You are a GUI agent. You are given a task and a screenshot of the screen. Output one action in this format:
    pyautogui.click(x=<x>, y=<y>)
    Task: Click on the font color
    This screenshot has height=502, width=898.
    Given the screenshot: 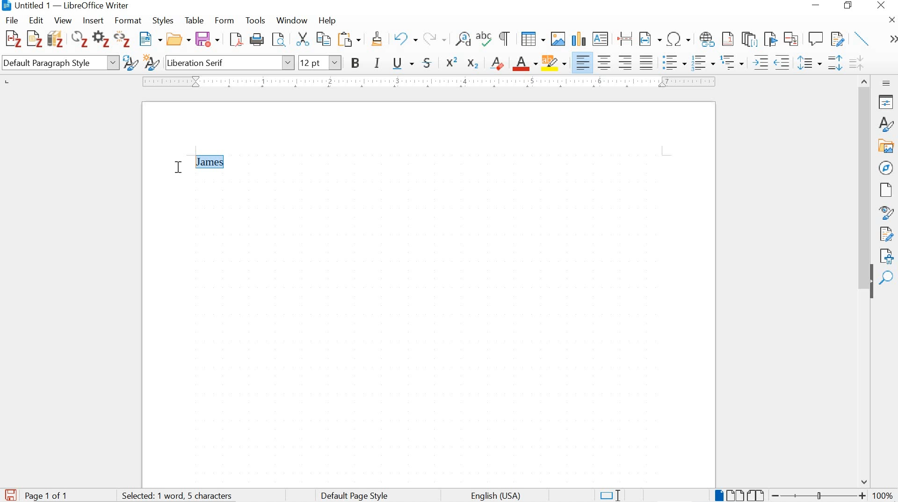 What is the action you would take?
    pyautogui.click(x=525, y=64)
    